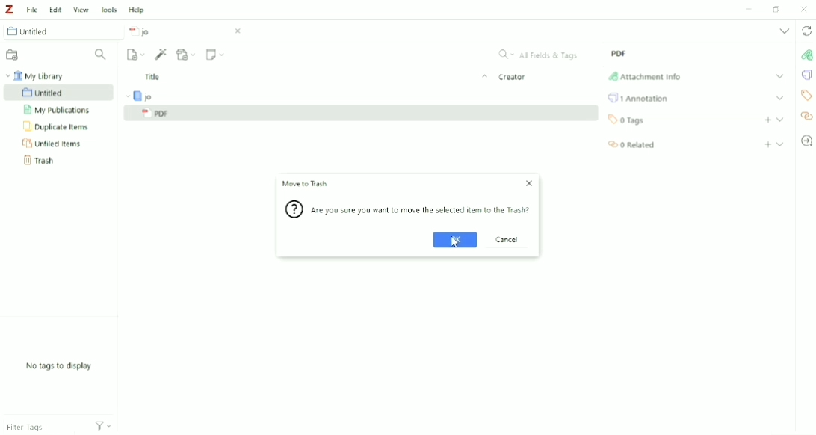  What do you see at coordinates (214, 55) in the screenshot?
I see `New Note` at bounding box center [214, 55].